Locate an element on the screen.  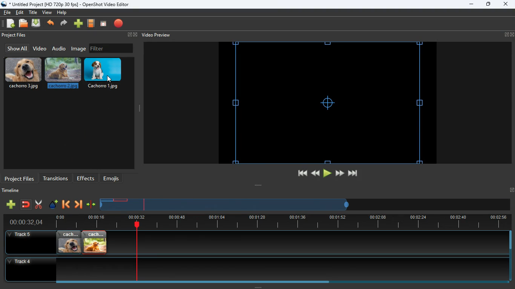
* Untitled Project [HD 720p 30 fps] - OpenShot Video Editor is located at coordinates (67, 4).